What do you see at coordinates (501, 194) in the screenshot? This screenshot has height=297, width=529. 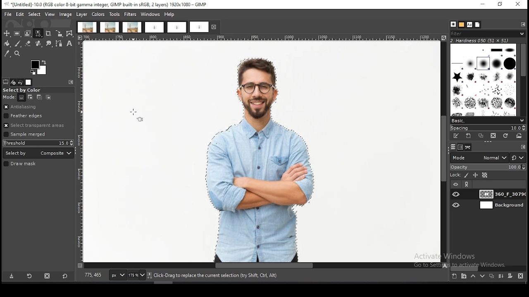 I see `layer` at bounding box center [501, 194].